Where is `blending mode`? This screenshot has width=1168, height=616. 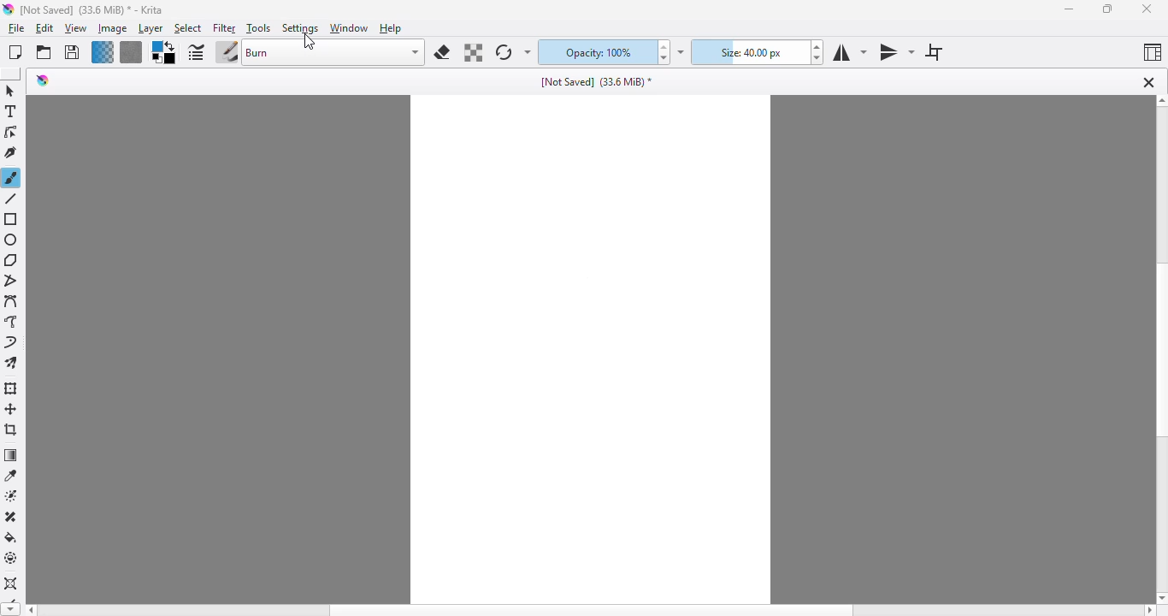 blending mode is located at coordinates (333, 52).